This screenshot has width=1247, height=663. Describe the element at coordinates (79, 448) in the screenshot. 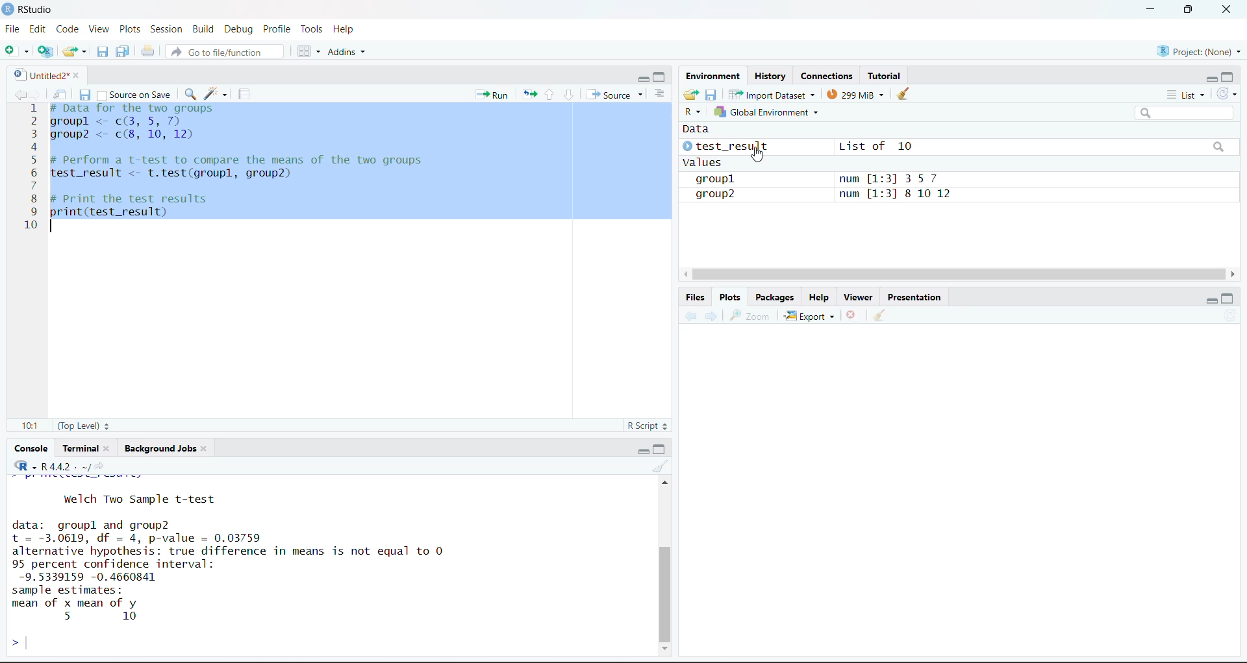

I see `Terminal` at that location.